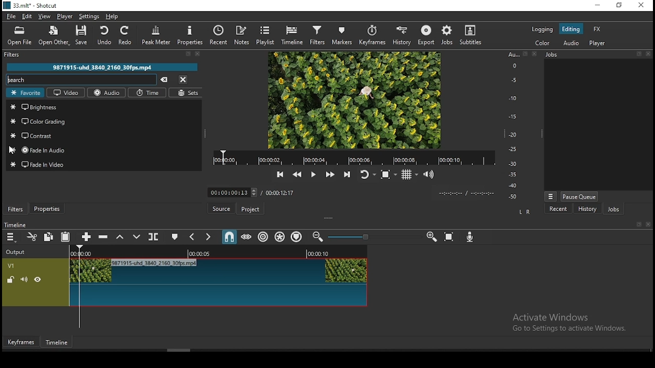 The image size is (655, 368). I want to click on close, so click(648, 225).